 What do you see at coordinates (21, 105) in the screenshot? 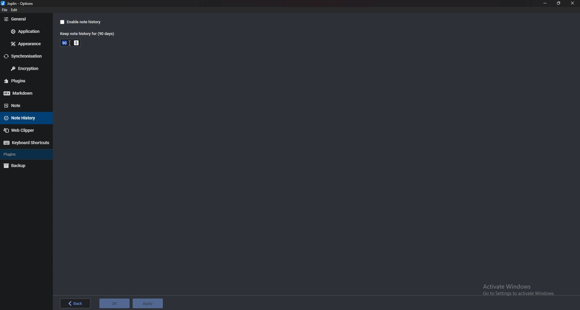
I see `note` at bounding box center [21, 105].